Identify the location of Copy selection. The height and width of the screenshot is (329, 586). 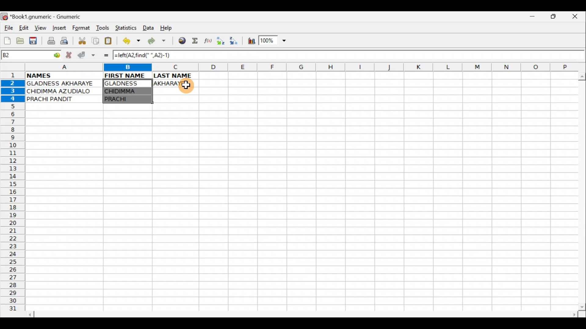
(96, 41).